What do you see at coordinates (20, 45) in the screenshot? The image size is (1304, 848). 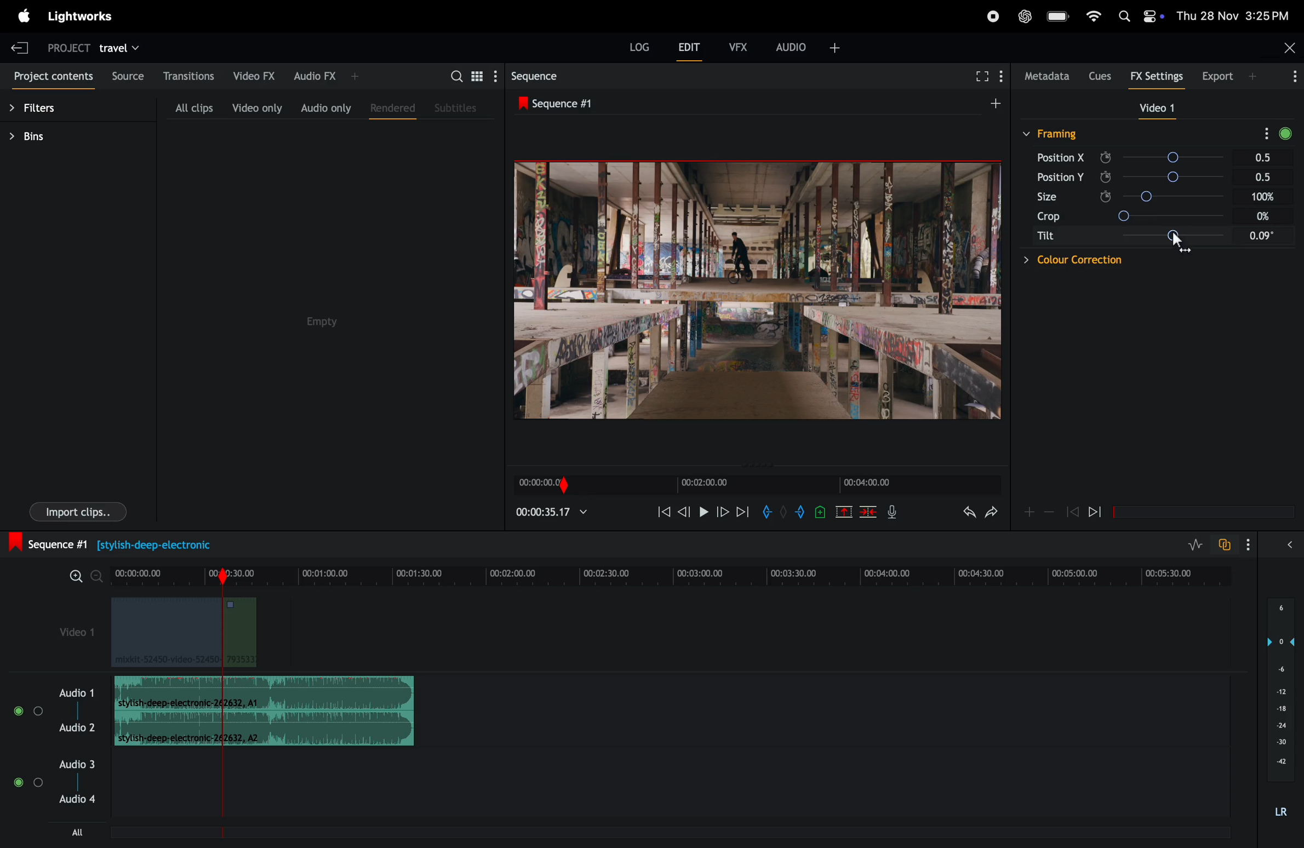 I see `exit` at bounding box center [20, 45].